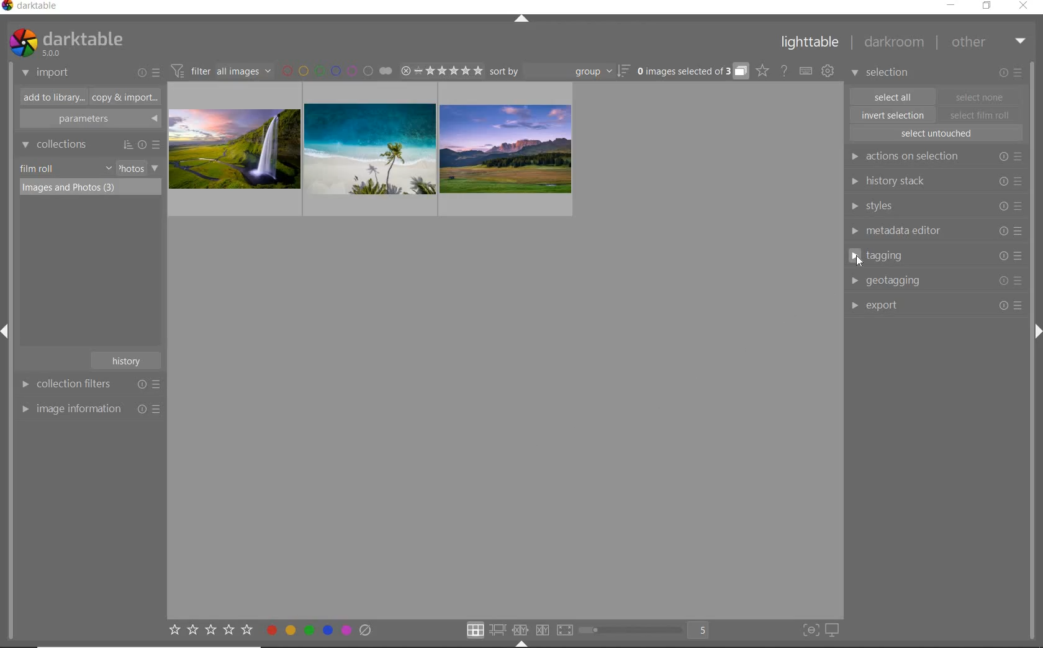 This screenshot has height=648, width=1043. Describe the element at coordinates (937, 255) in the screenshot. I see `tagging` at that location.